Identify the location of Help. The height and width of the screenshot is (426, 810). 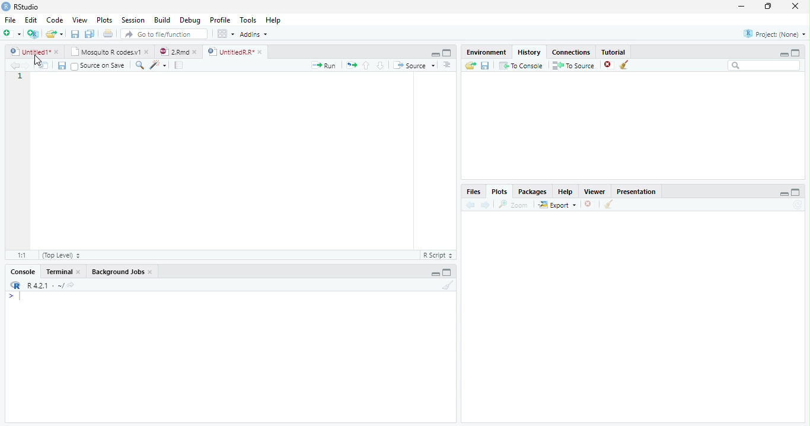
(566, 192).